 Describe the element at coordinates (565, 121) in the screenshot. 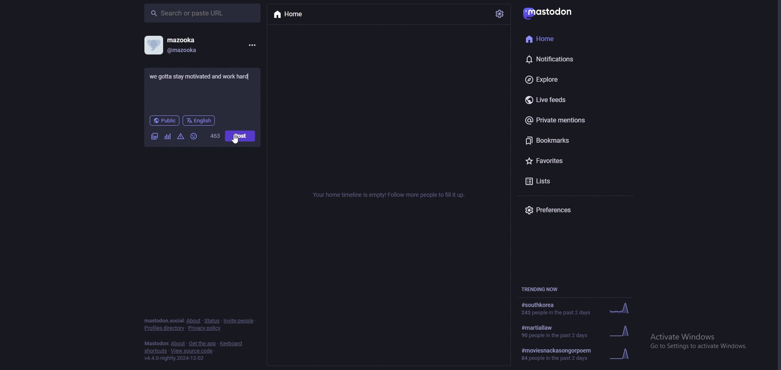

I see `private mentions` at that location.